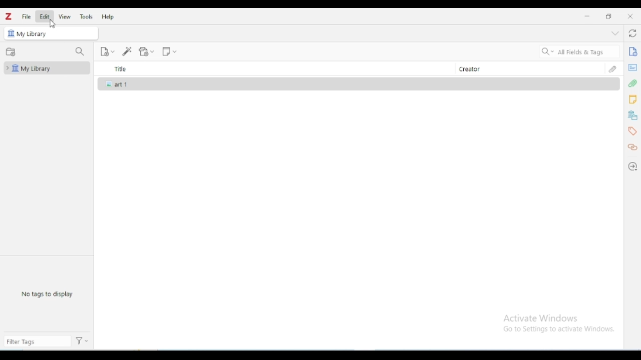 This screenshot has width=641, height=360. What do you see at coordinates (614, 68) in the screenshot?
I see `attachments` at bounding box center [614, 68].